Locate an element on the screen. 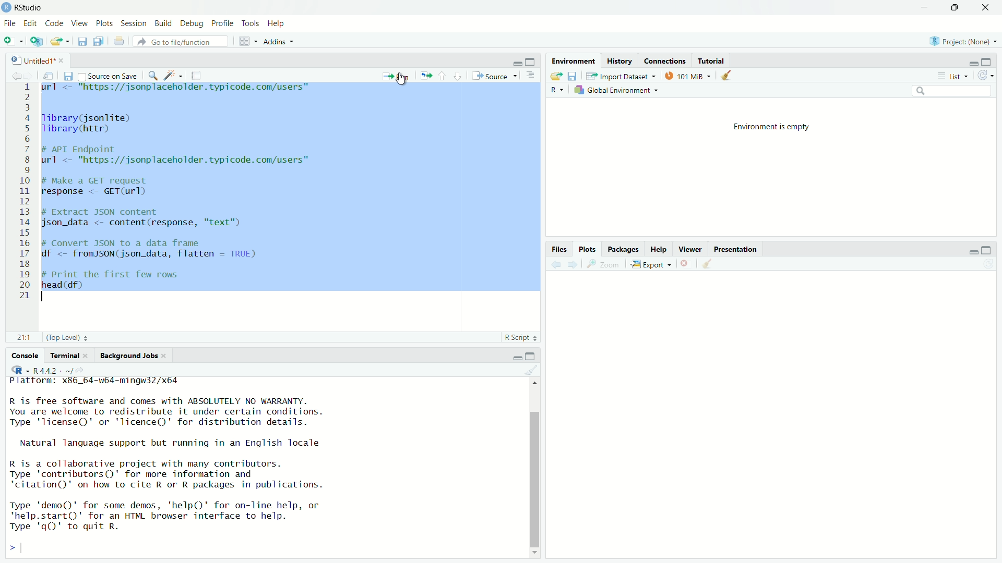 The height and width of the screenshot is (563, 1002). Save is located at coordinates (81, 40).